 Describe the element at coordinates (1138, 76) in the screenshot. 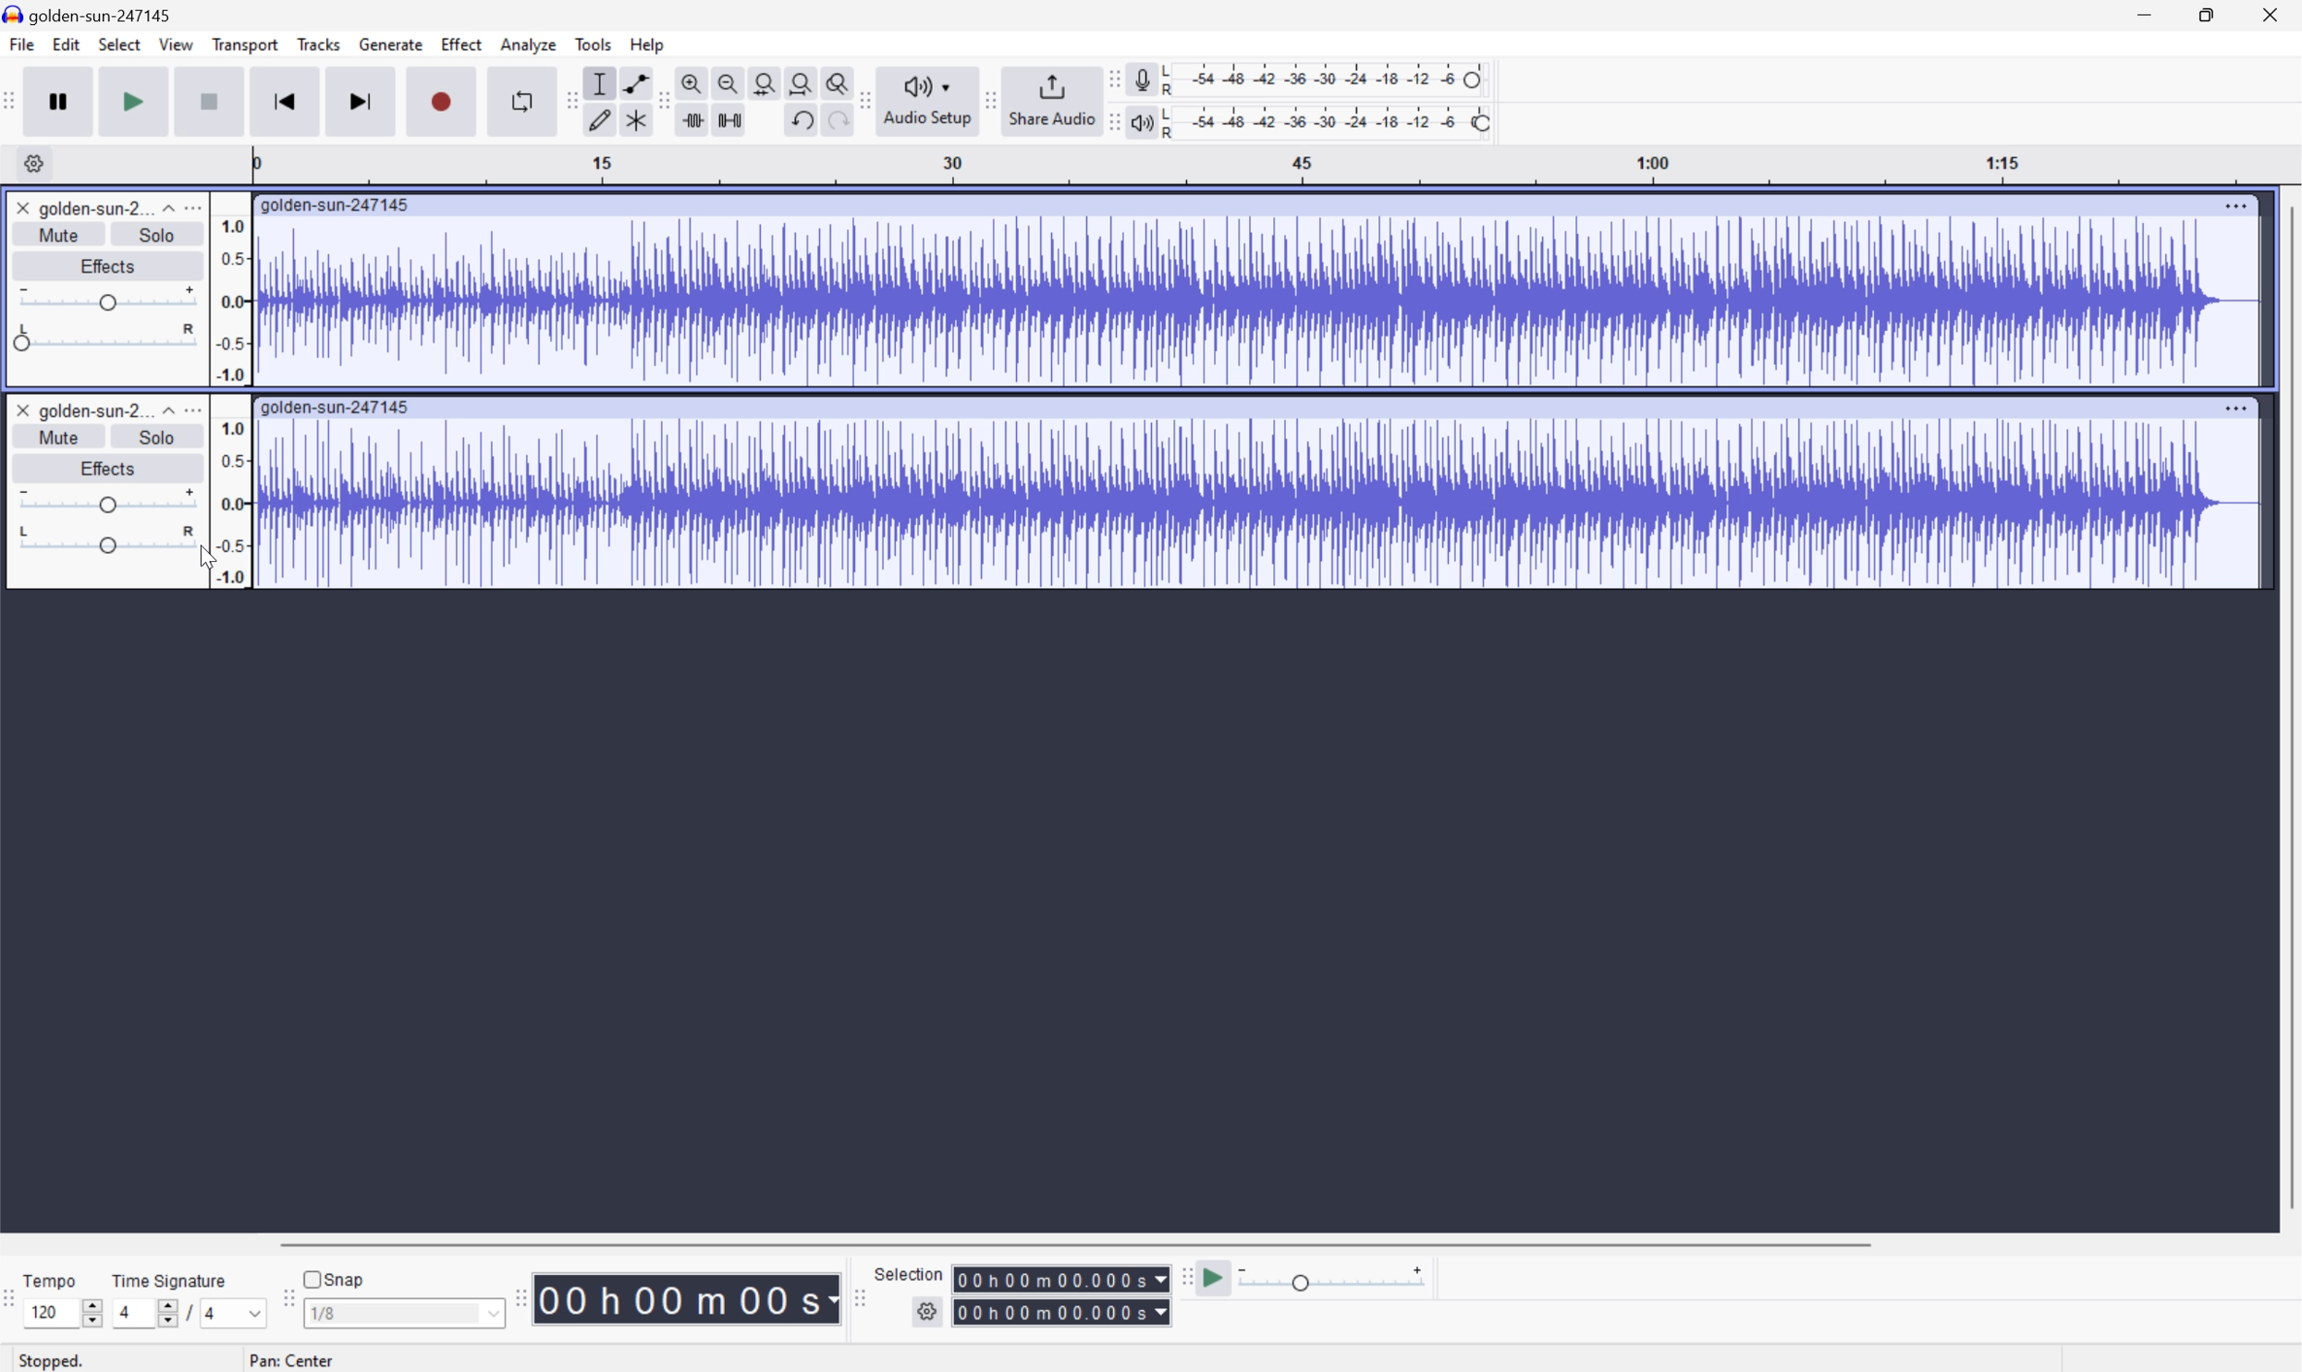

I see `Record meter` at that location.